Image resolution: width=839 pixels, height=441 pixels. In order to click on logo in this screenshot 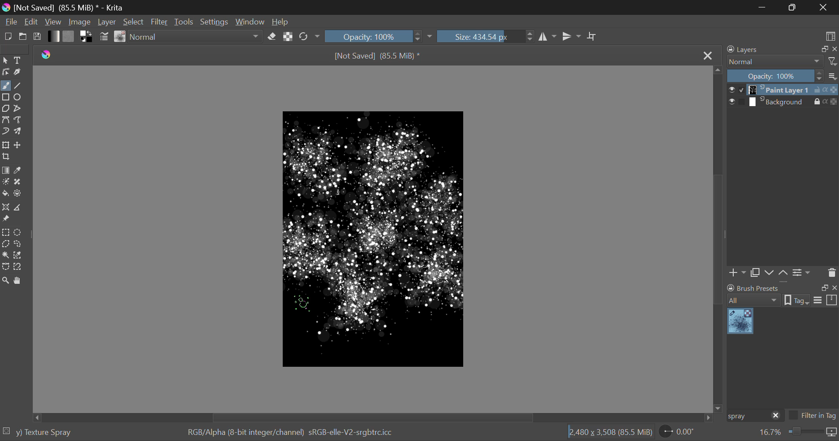, I will do `click(47, 55)`.